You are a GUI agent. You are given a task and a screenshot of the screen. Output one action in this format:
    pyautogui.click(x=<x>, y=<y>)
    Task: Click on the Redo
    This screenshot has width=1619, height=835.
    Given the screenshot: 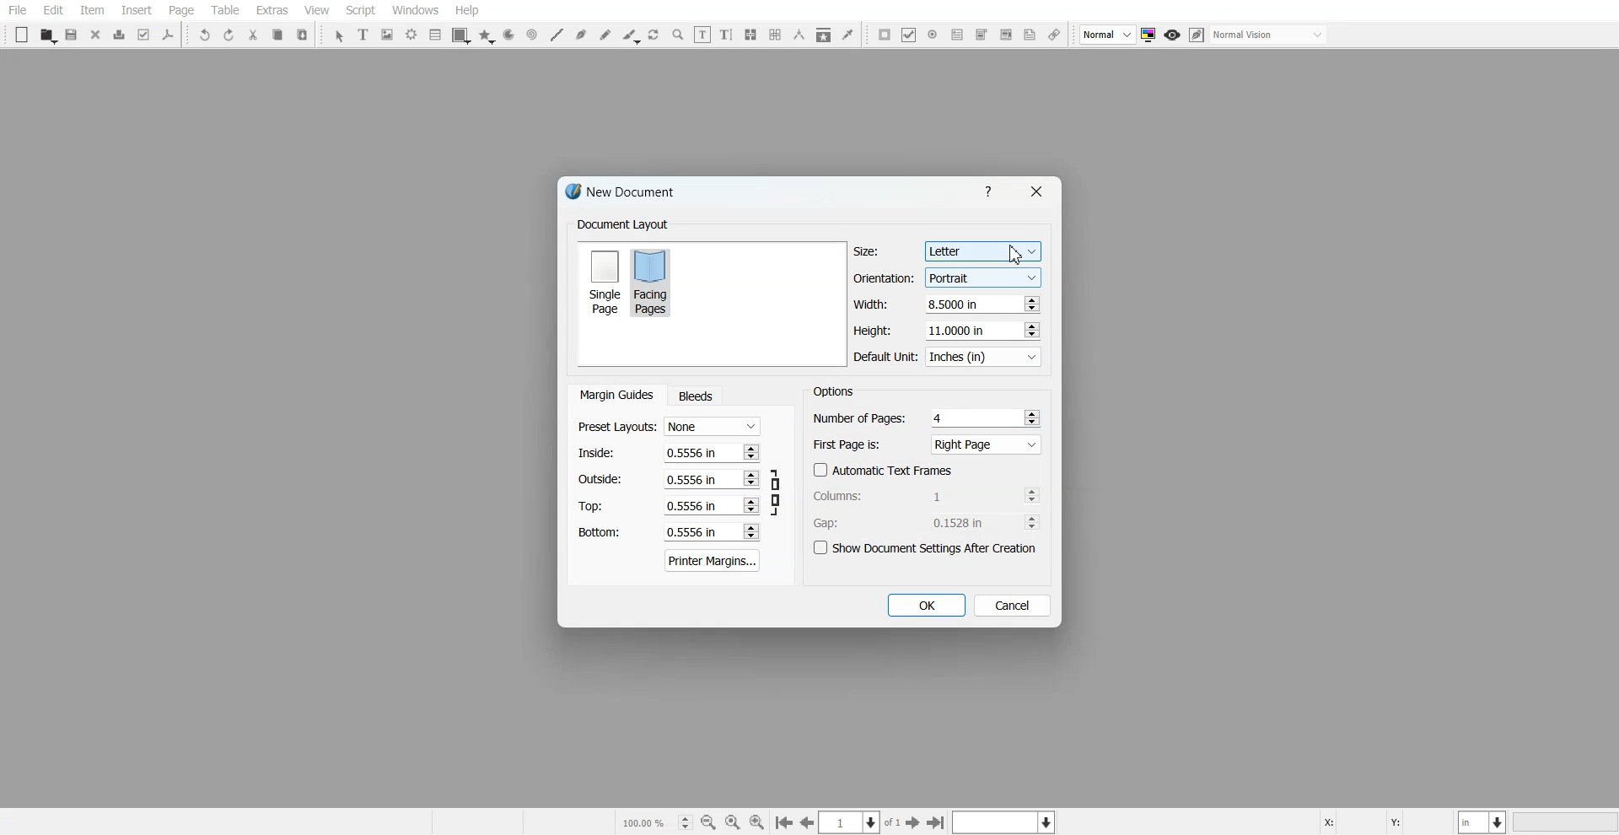 What is the action you would take?
    pyautogui.click(x=229, y=35)
    